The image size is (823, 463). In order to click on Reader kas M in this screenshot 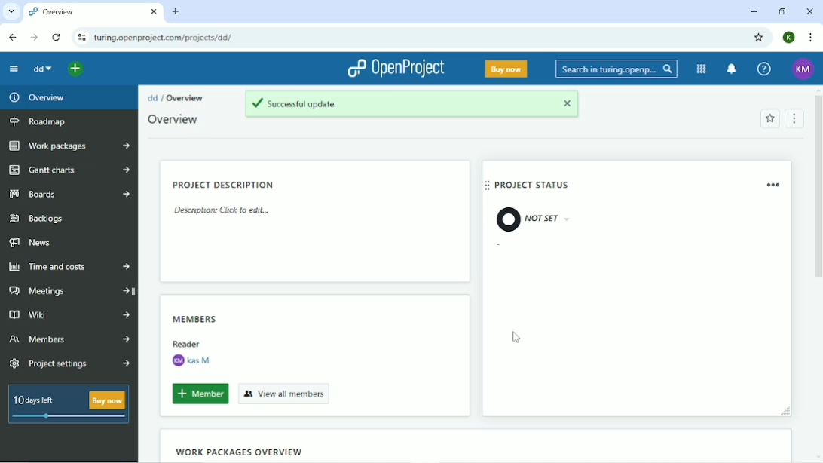, I will do `click(191, 353)`.